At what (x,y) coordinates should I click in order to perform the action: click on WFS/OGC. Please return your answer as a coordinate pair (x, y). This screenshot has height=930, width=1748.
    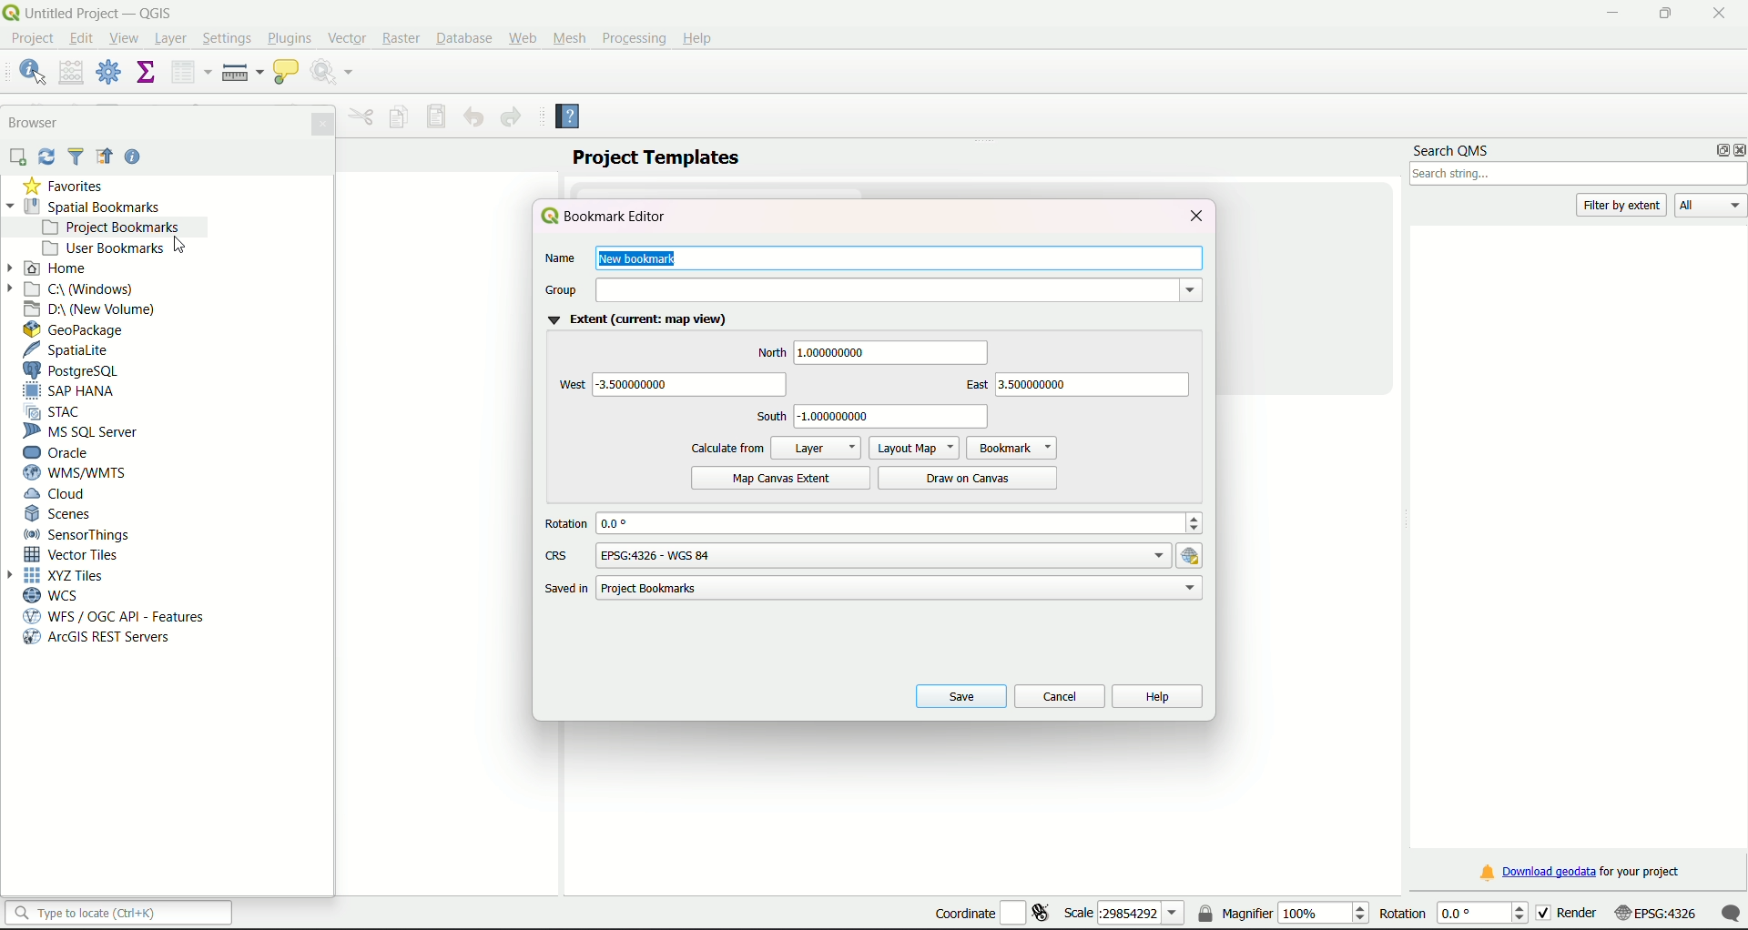
    Looking at the image, I should click on (120, 616).